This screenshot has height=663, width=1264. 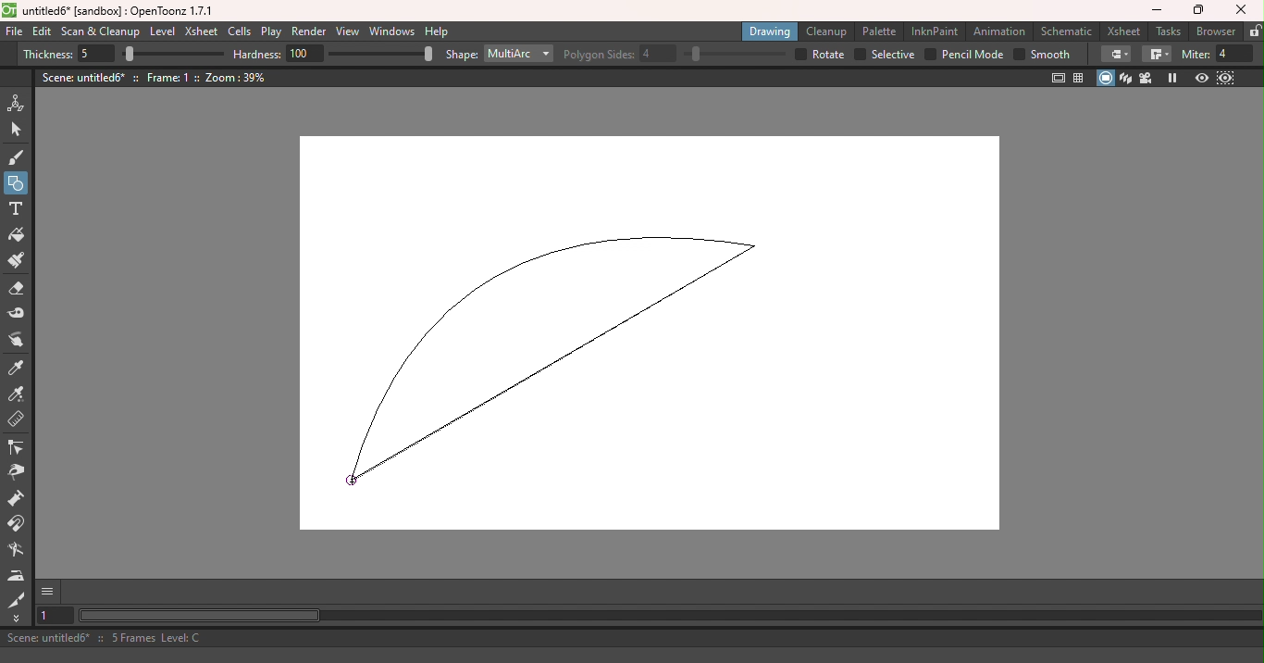 I want to click on File, so click(x=14, y=32).